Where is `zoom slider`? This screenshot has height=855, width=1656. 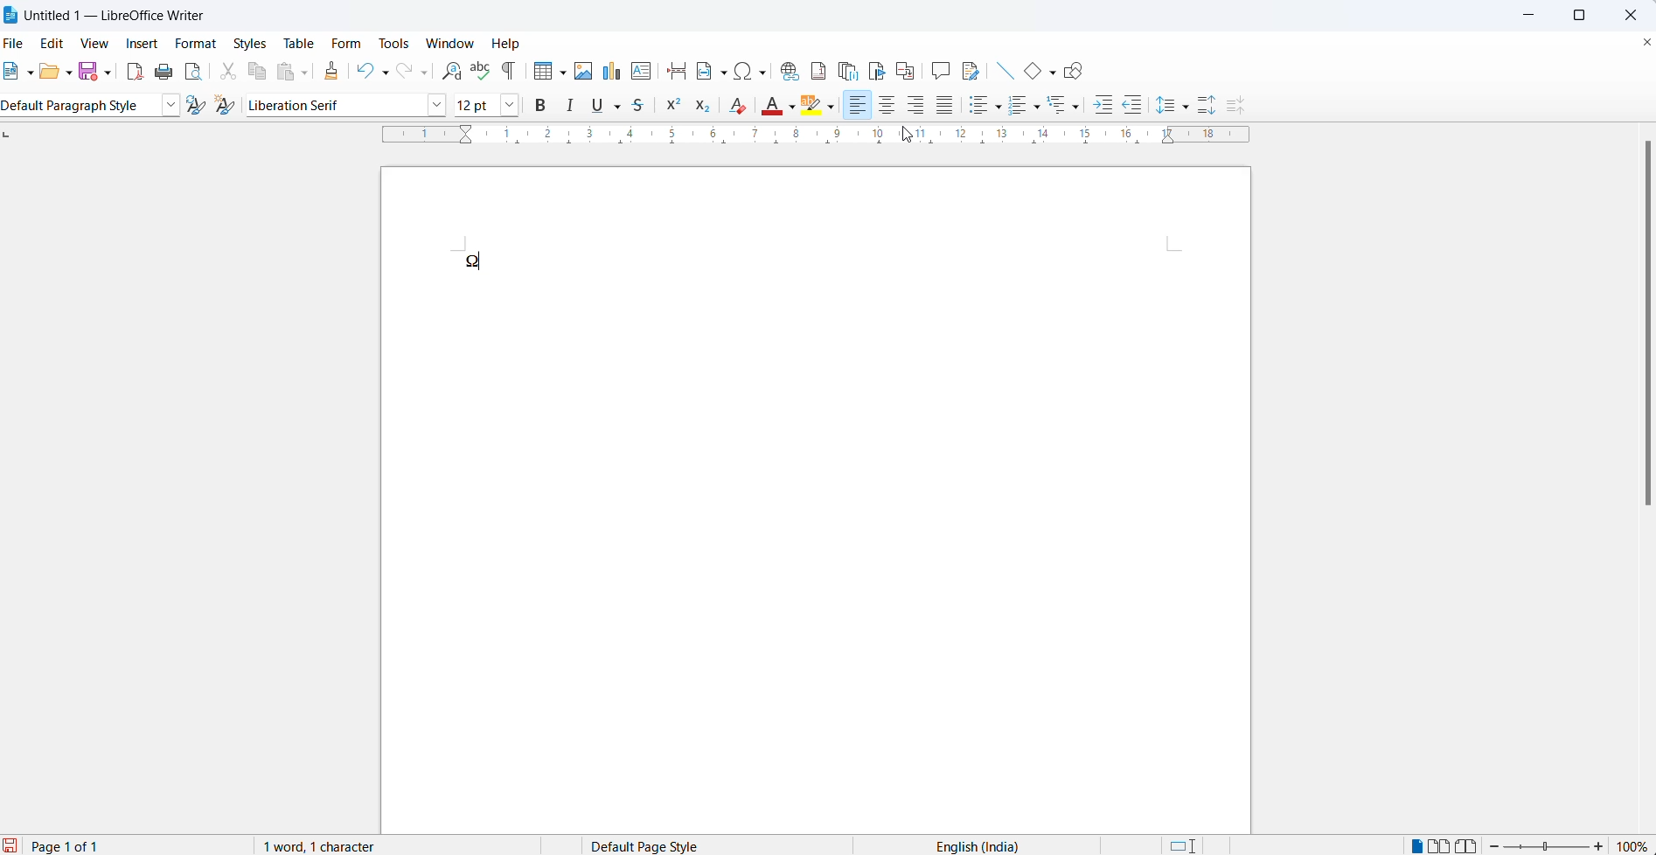
zoom slider is located at coordinates (1547, 846).